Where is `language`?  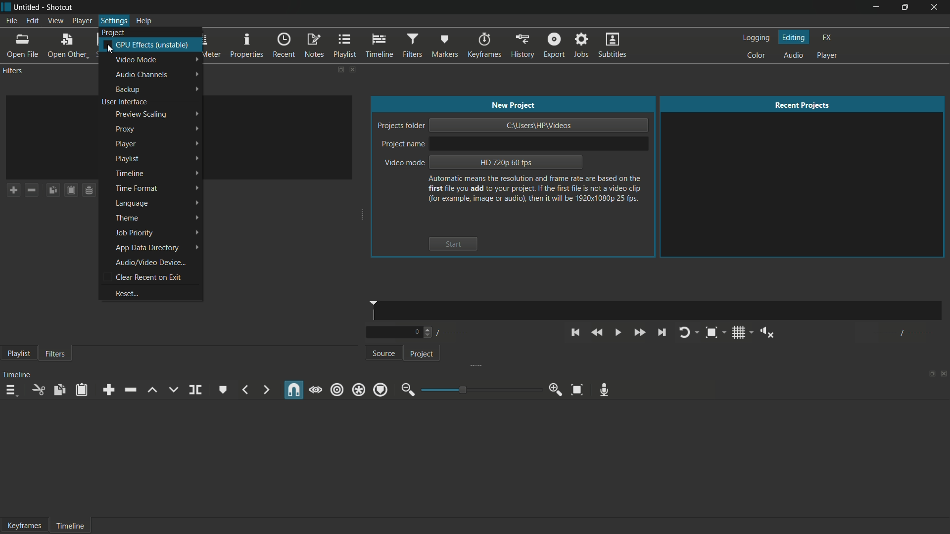
language is located at coordinates (132, 204).